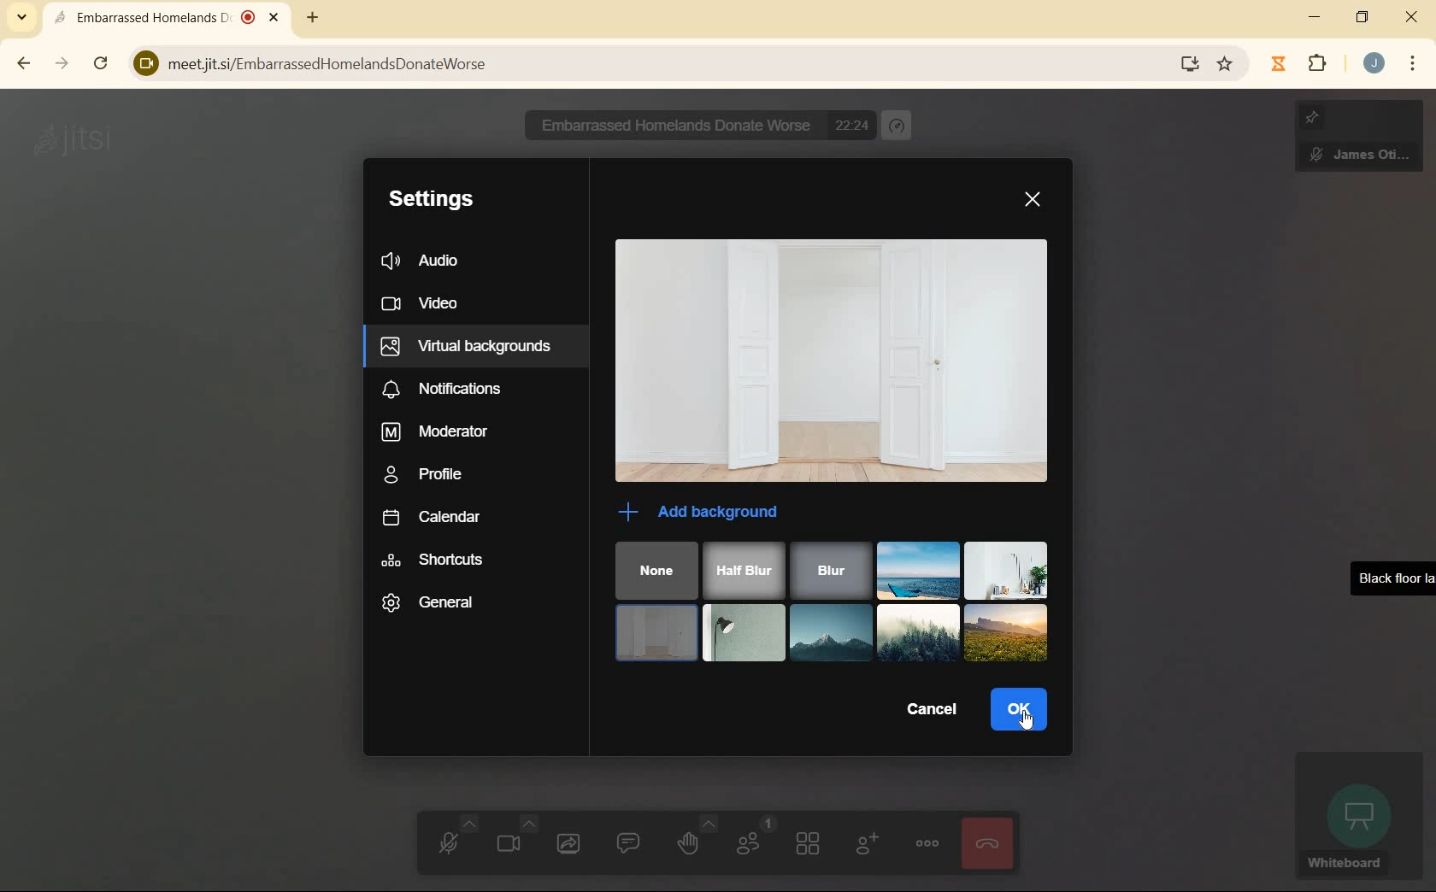 The width and height of the screenshot is (1436, 892). Describe the element at coordinates (444, 604) in the screenshot. I see `general` at that location.